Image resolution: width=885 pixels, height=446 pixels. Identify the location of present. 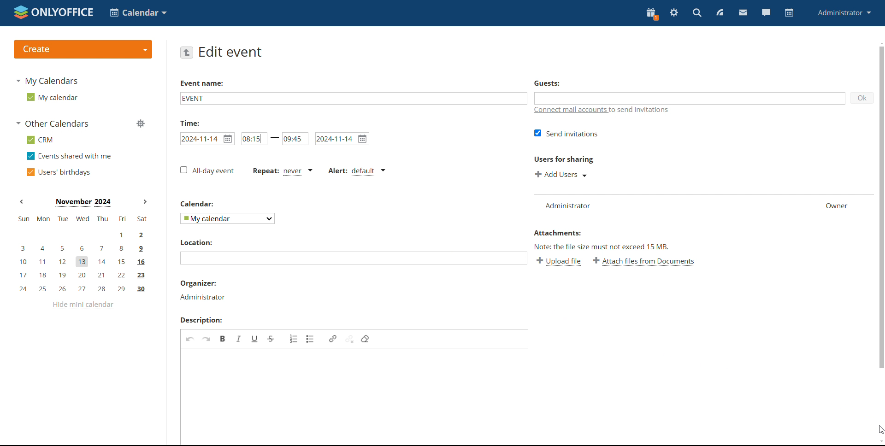
(651, 14).